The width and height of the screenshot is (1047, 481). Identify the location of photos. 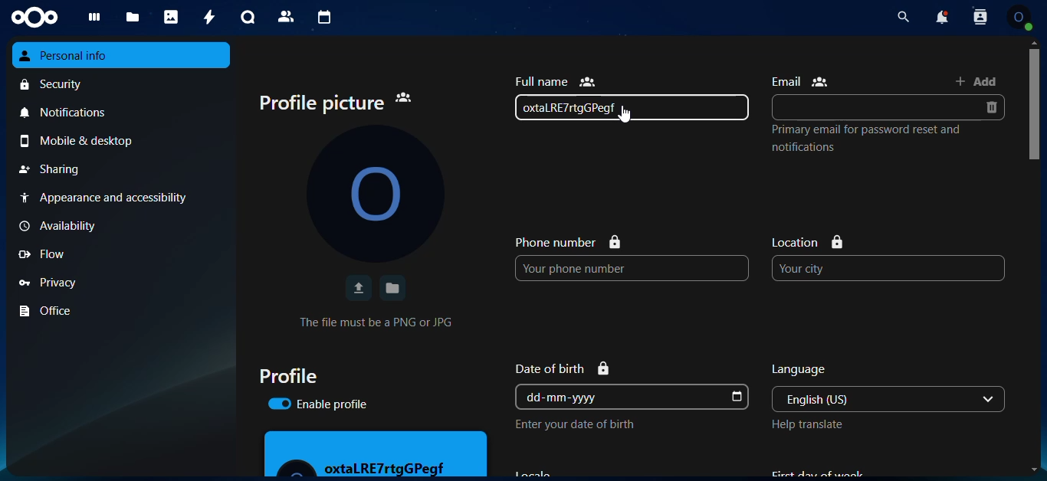
(169, 17).